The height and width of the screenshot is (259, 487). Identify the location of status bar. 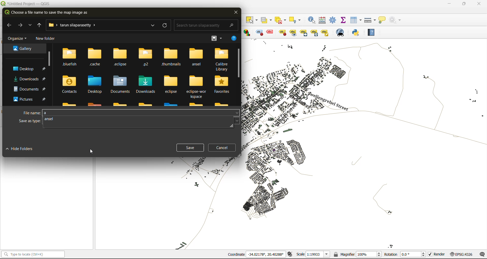
(32, 254).